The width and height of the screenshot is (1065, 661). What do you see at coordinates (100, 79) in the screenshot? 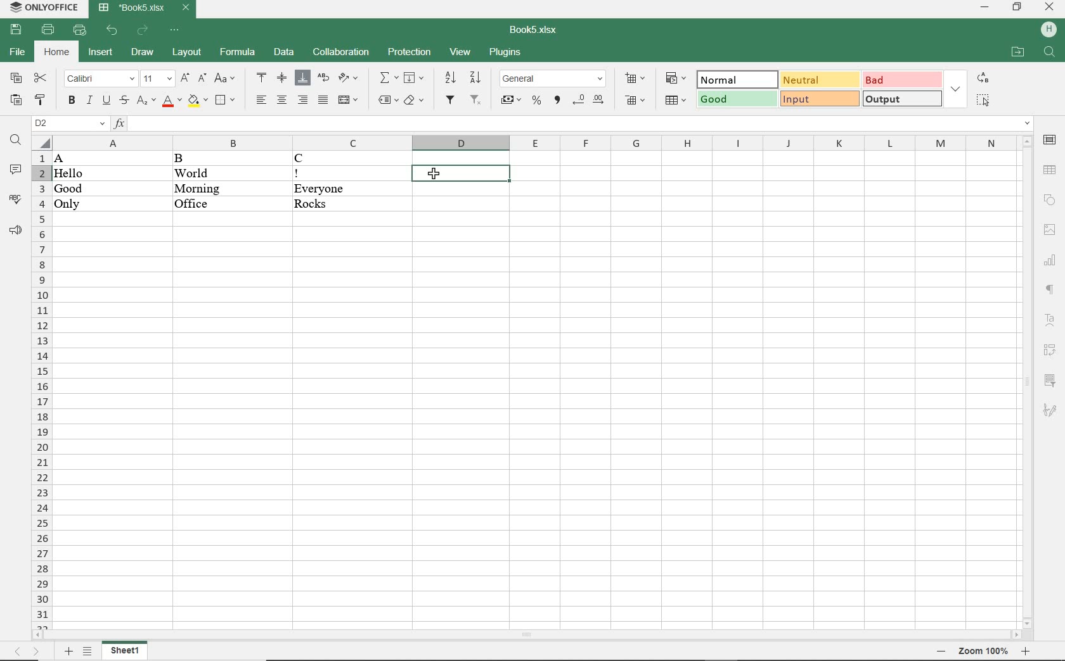
I see `FONT` at bounding box center [100, 79].